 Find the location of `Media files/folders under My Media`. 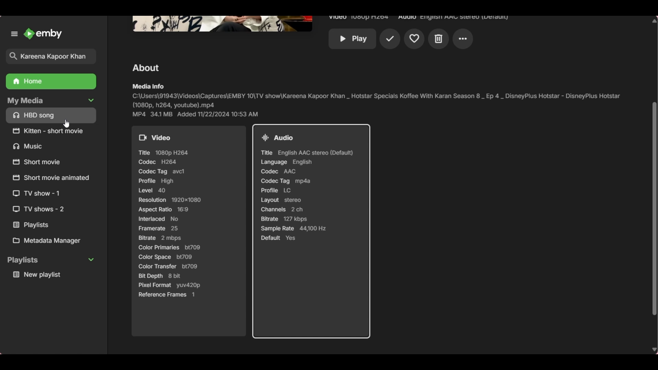

Media files/folders under My Media is located at coordinates (51, 116).